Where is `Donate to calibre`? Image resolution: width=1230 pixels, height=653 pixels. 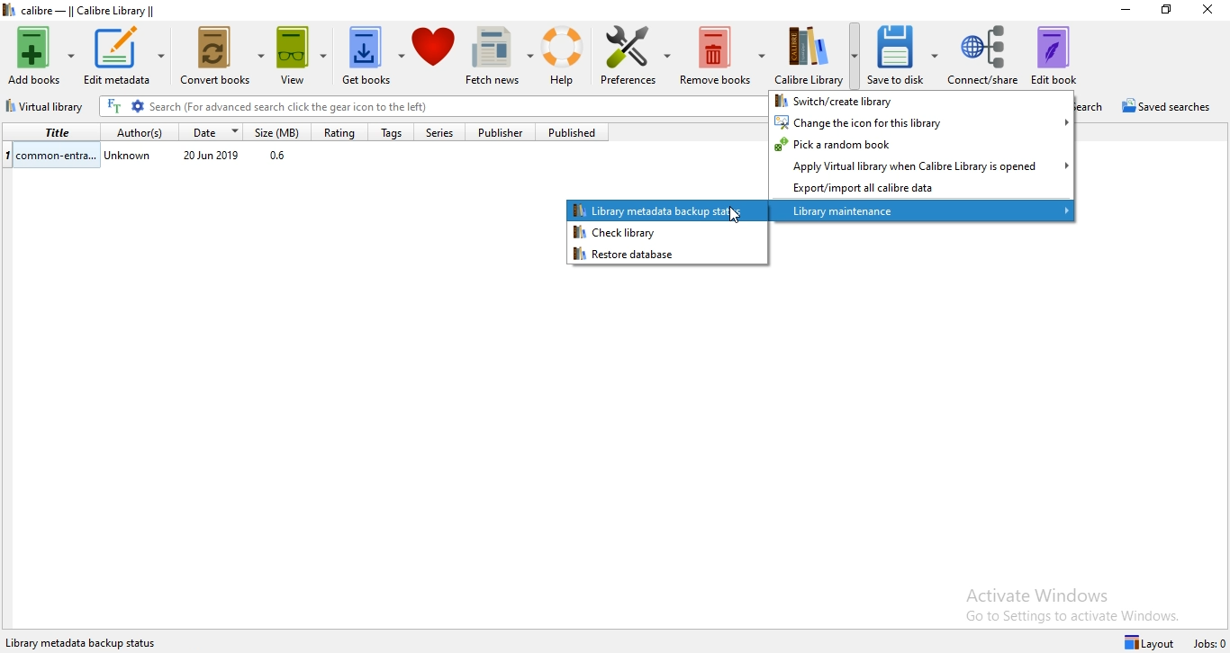 Donate to calibre is located at coordinates (436, 58).